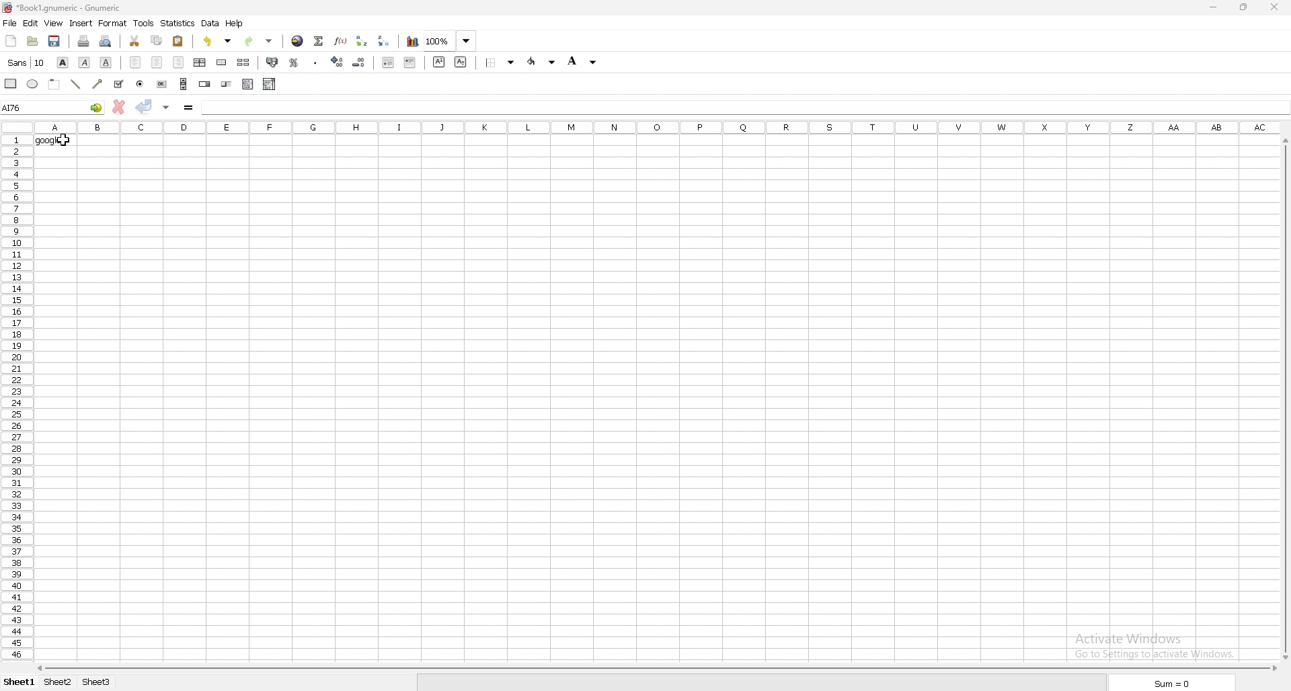  What do you see at coordinates (414, 42) in the screenshot?
I see `chart` at bounding box center [414, 42].